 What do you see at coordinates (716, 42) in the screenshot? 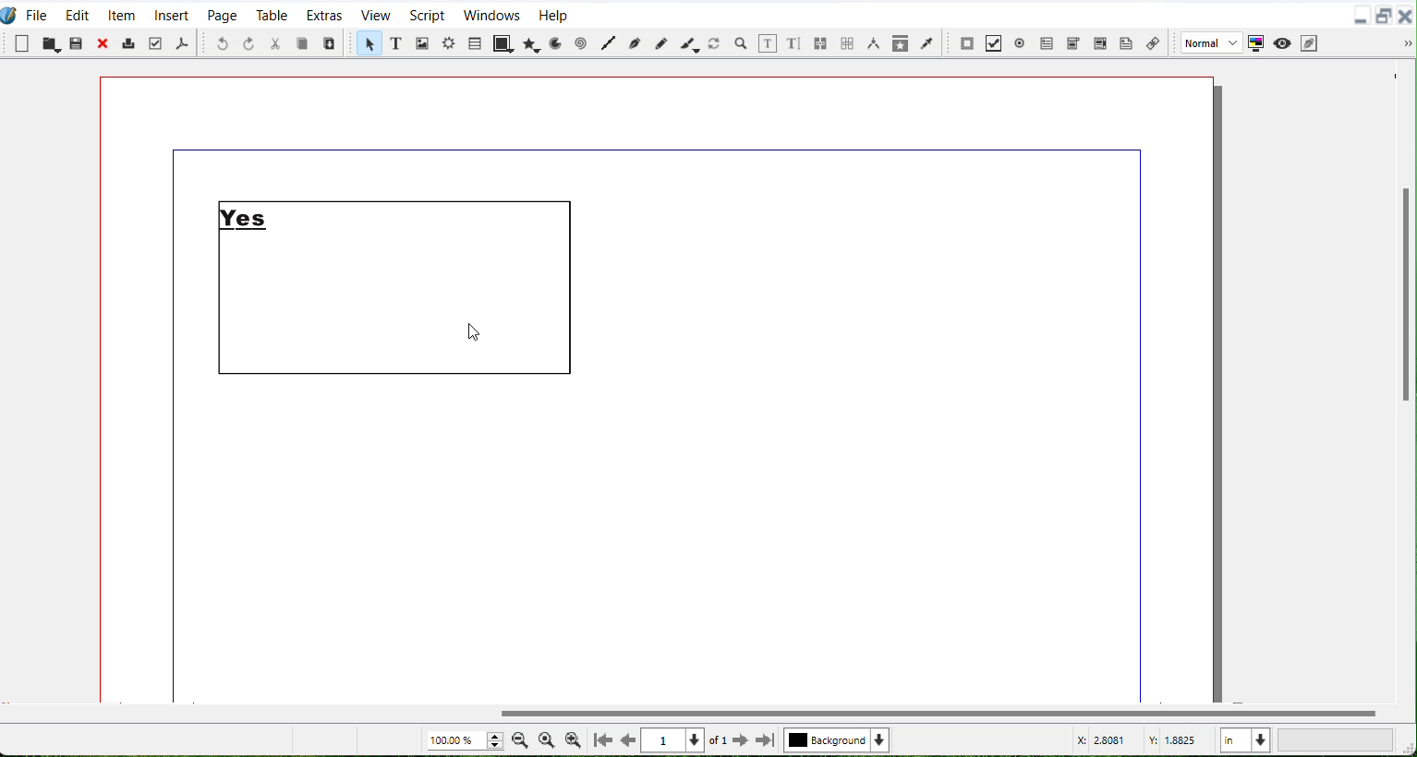
I see `Rotate Item` at bounding box center [716, 42].